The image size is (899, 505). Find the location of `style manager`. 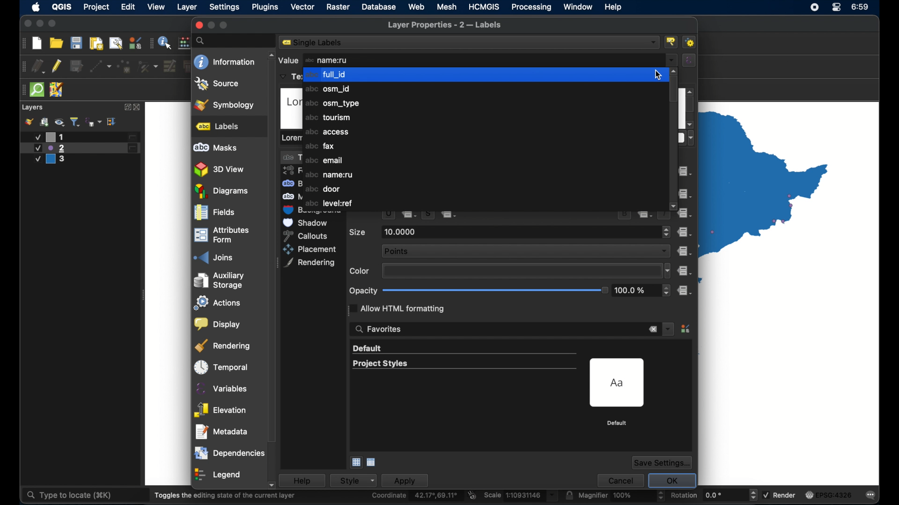

style manager is located at coordinates (686, 330).